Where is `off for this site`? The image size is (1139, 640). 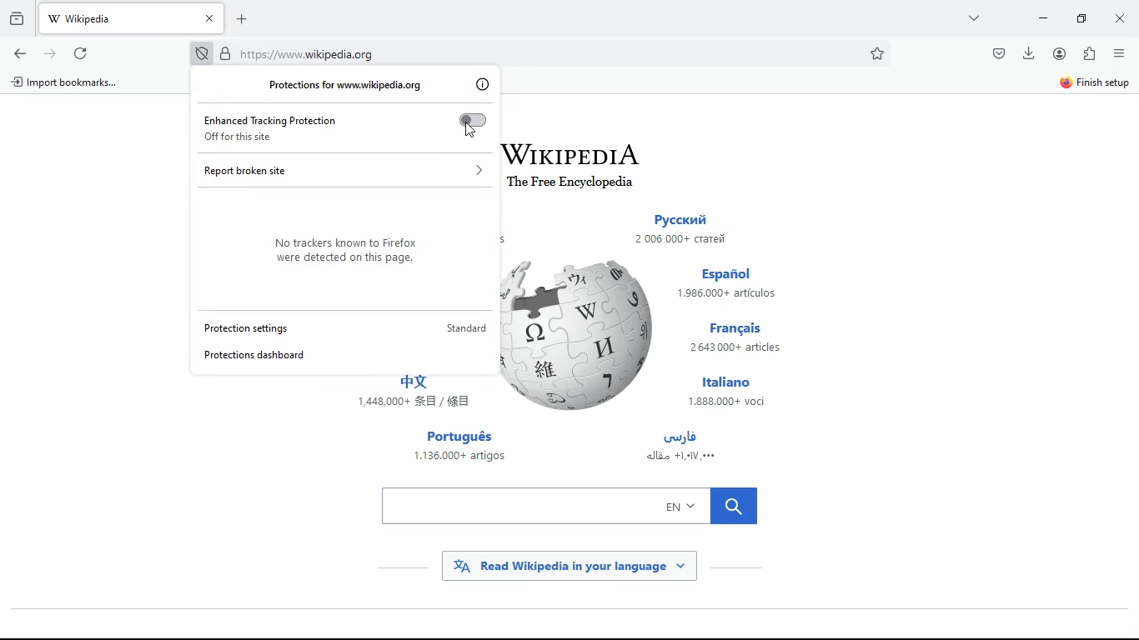 off for this site is located at coordinates (244, 138).